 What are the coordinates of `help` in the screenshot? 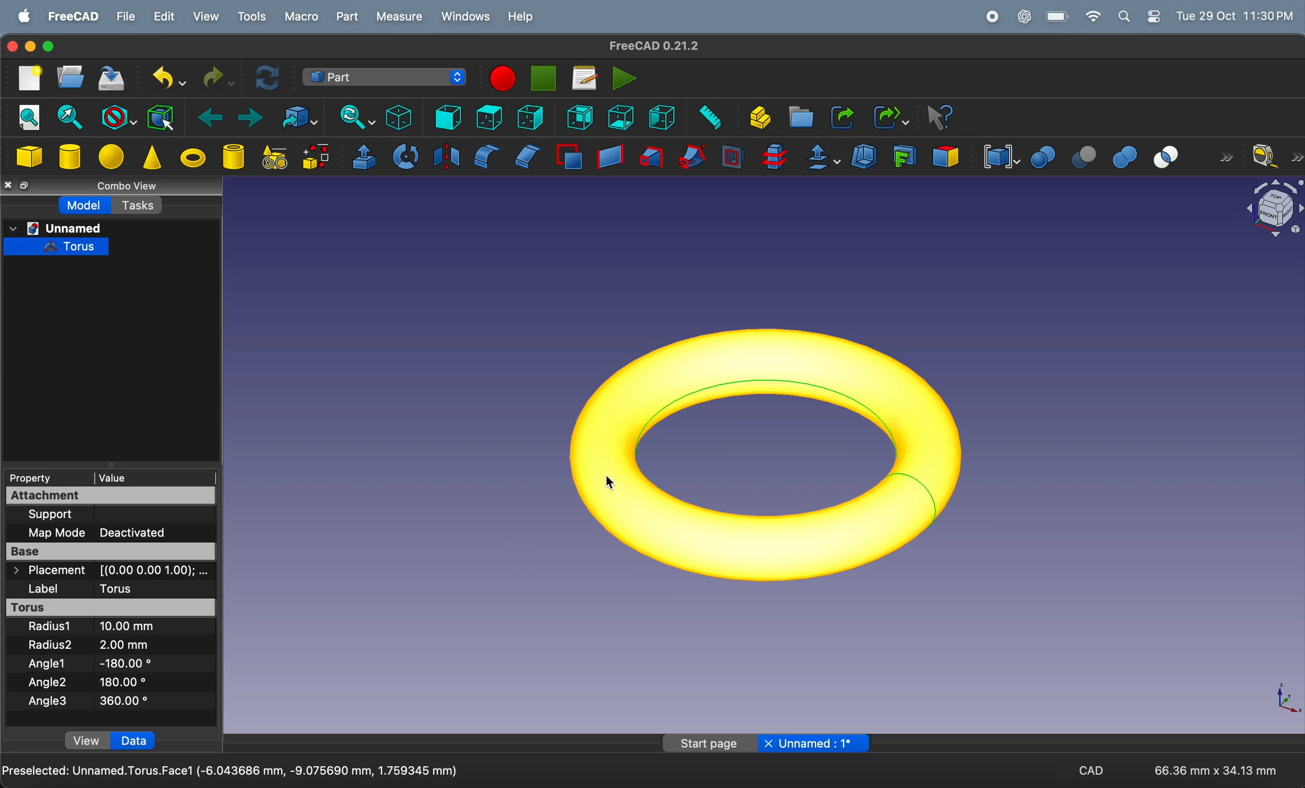 It's located at (522, 16).